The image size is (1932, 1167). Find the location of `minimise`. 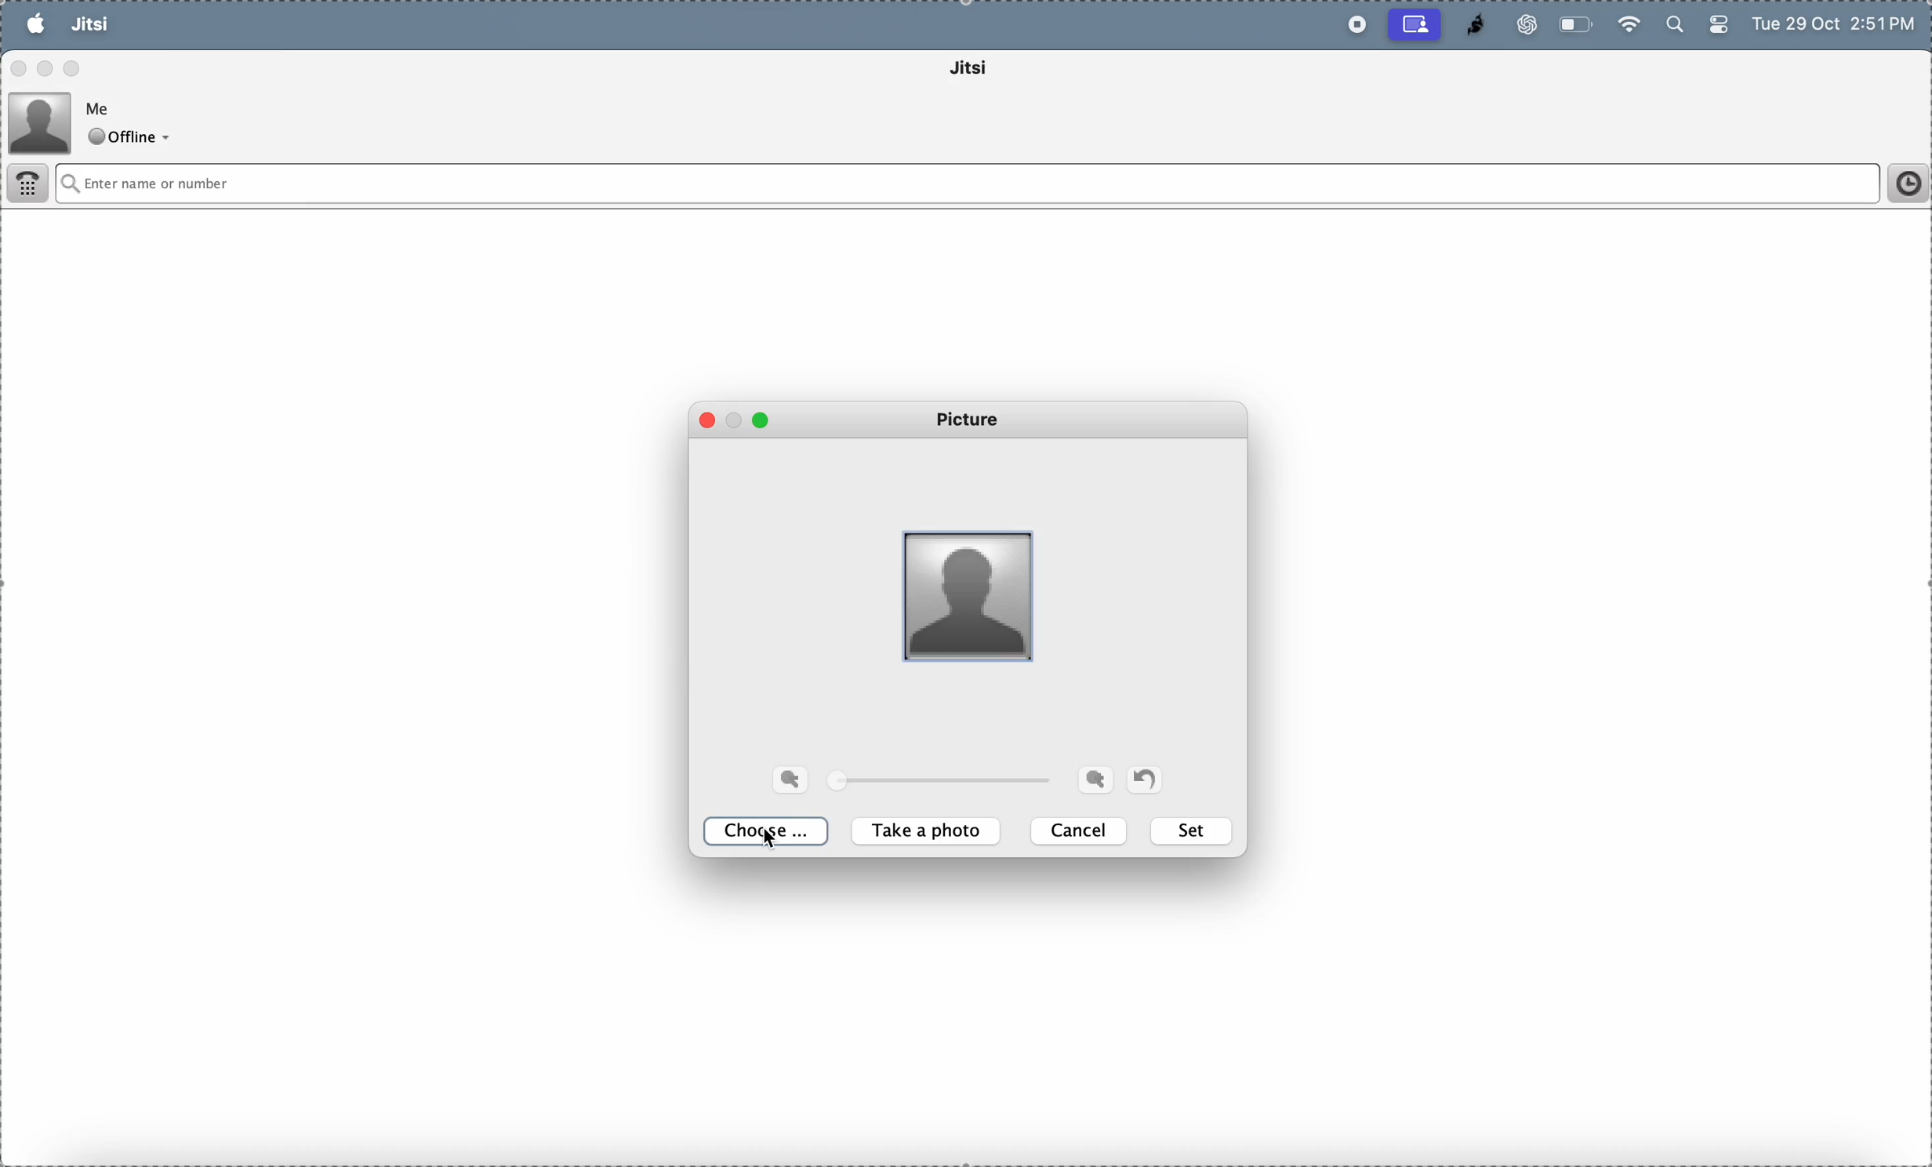

minimise is located at coordinates (736, 416).